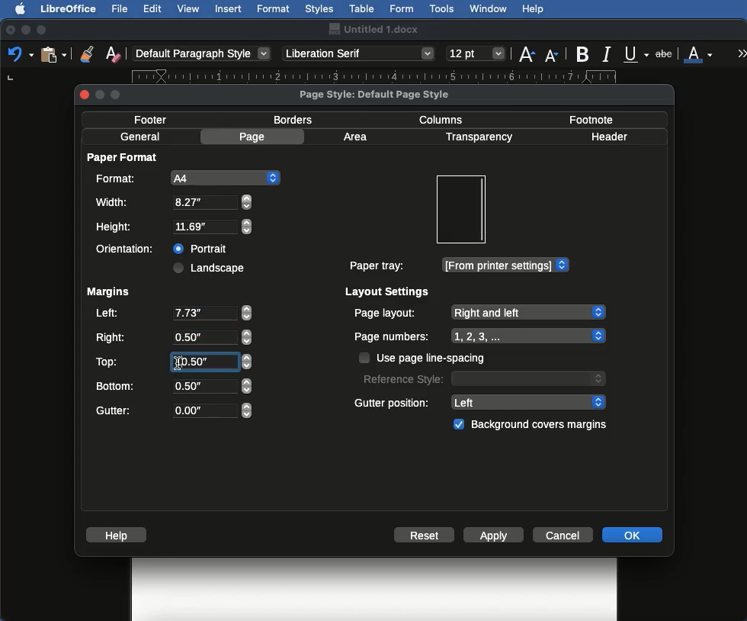 This screenshot has height=621, width=747. What do you see at coordinates (387, 94) in the screenshot?
I see `Page style` at bounding box center [387, 94].